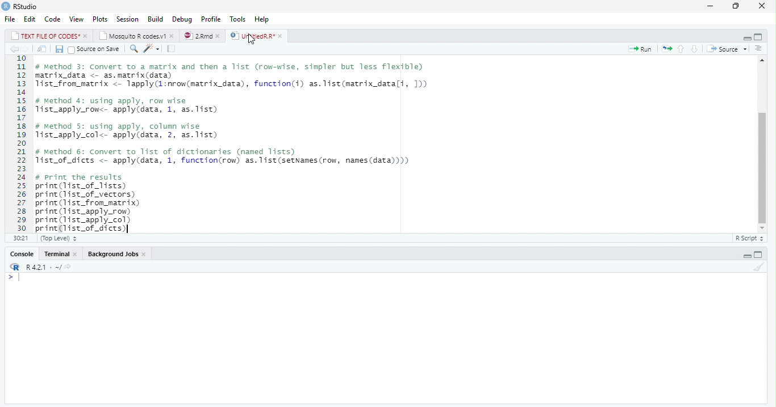  What do you see at coordinates (237, 82) in the screenshot?
I see `code of matrix data ` at bounding box center [237, 82].